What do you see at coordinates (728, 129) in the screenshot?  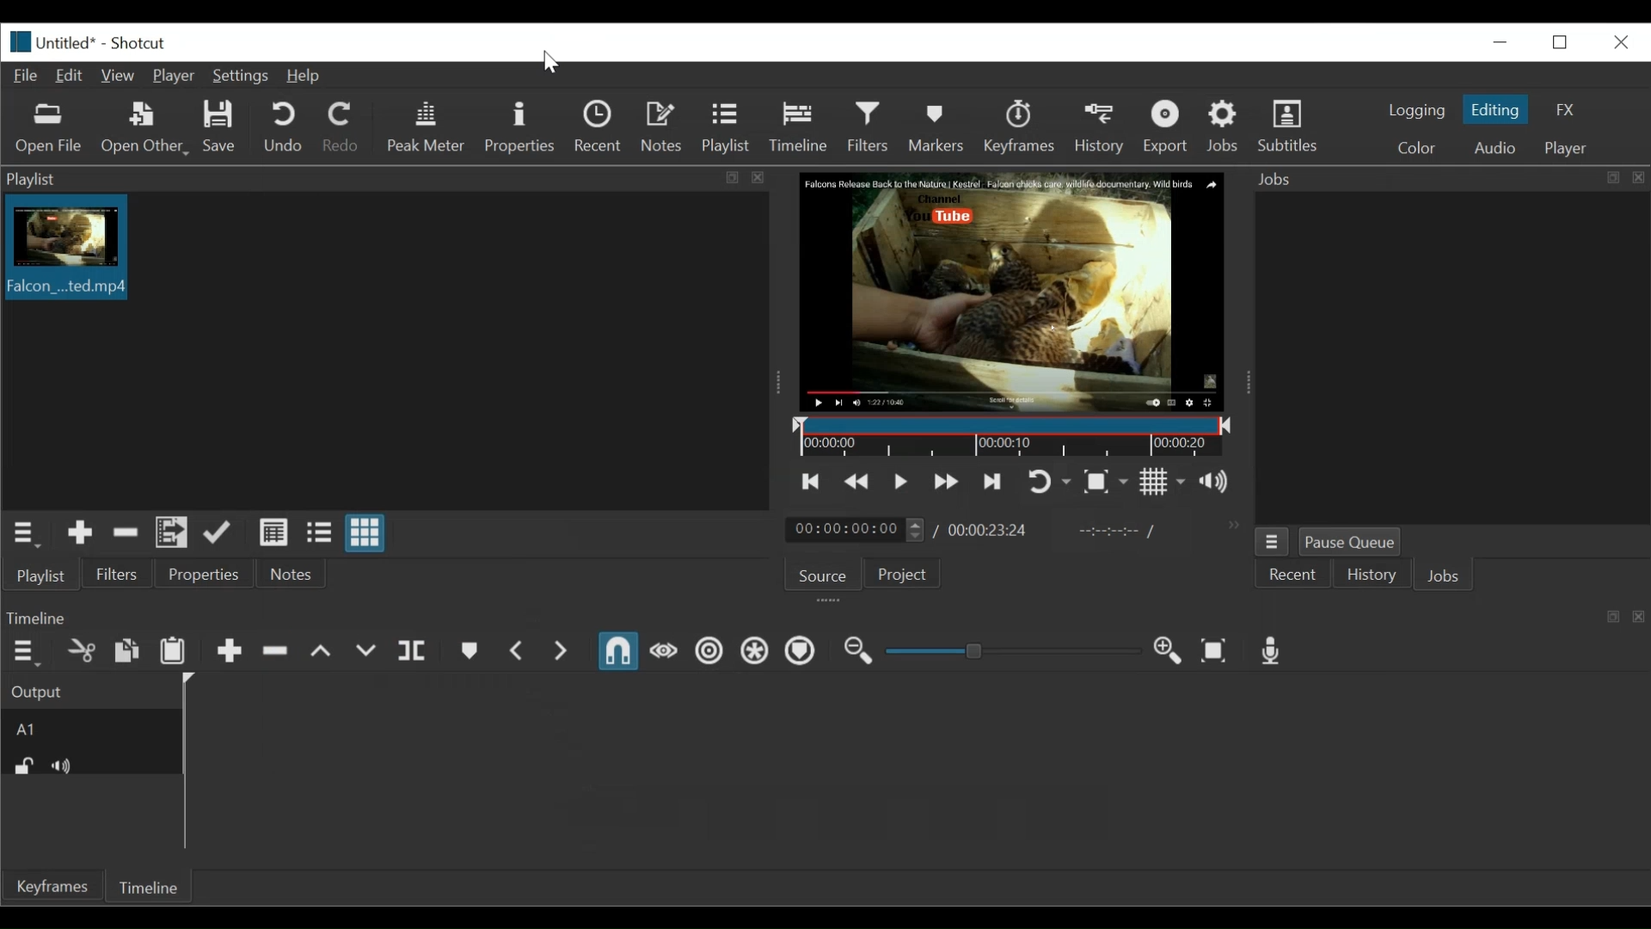 I see `Playlist` at bounding box center [728, 129].